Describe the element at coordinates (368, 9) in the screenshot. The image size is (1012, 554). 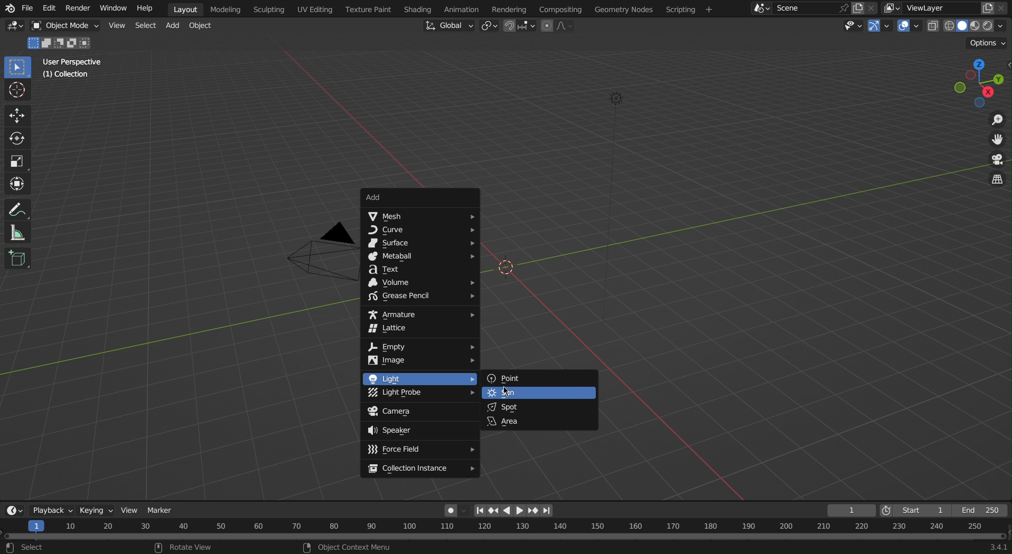
I see `Texture Paint` at that location.